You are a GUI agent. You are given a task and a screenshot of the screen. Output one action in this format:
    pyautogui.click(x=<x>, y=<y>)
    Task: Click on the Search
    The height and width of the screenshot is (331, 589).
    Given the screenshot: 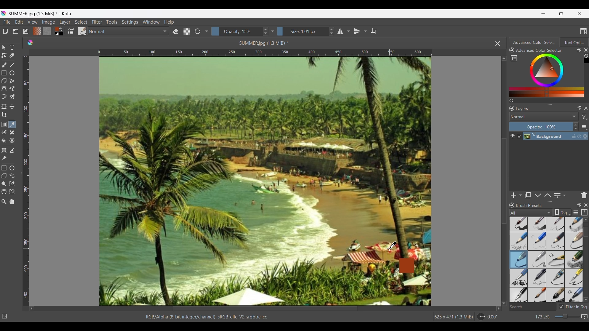 What is the action you would take?
    pyautogui.click(x=532, y=307)
    